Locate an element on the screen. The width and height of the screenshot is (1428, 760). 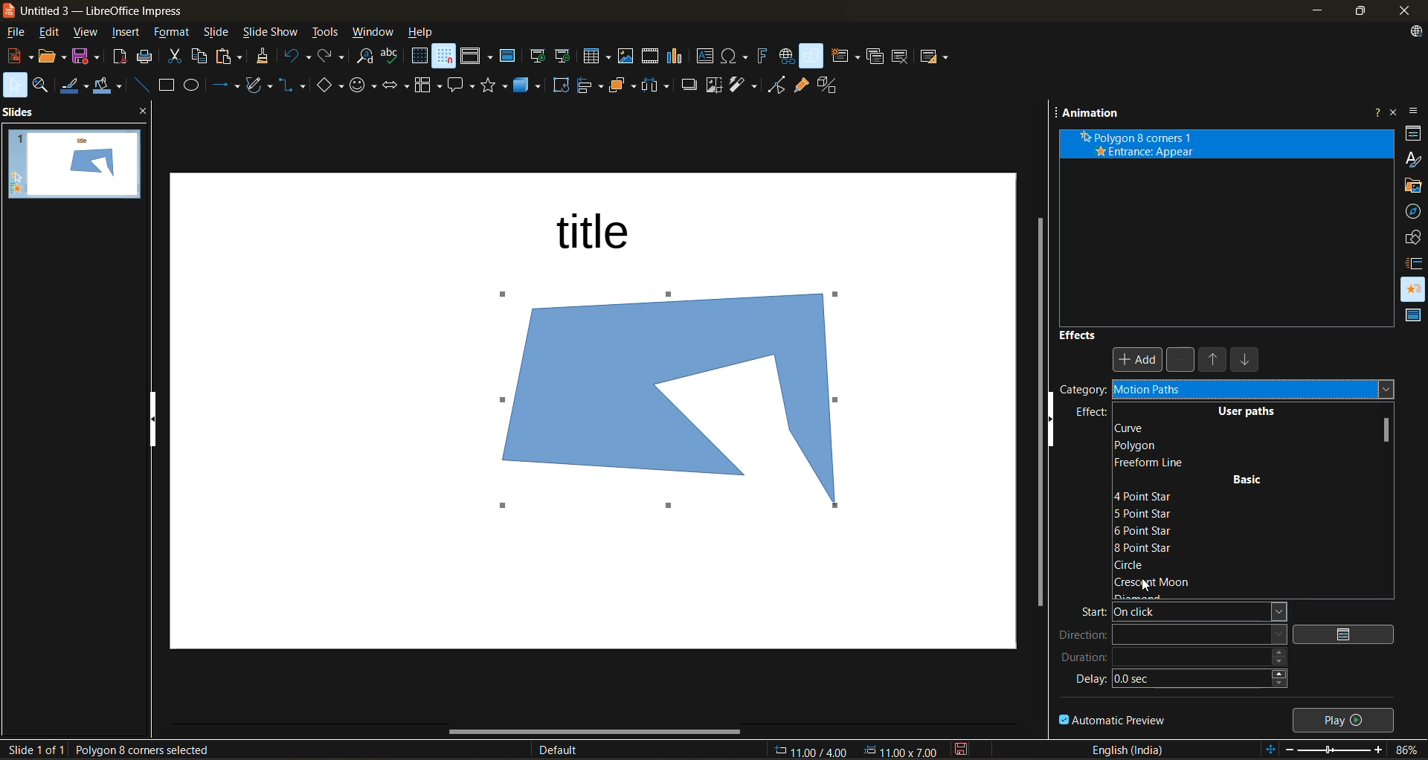
find and replace is located at coordinates (364, 57).